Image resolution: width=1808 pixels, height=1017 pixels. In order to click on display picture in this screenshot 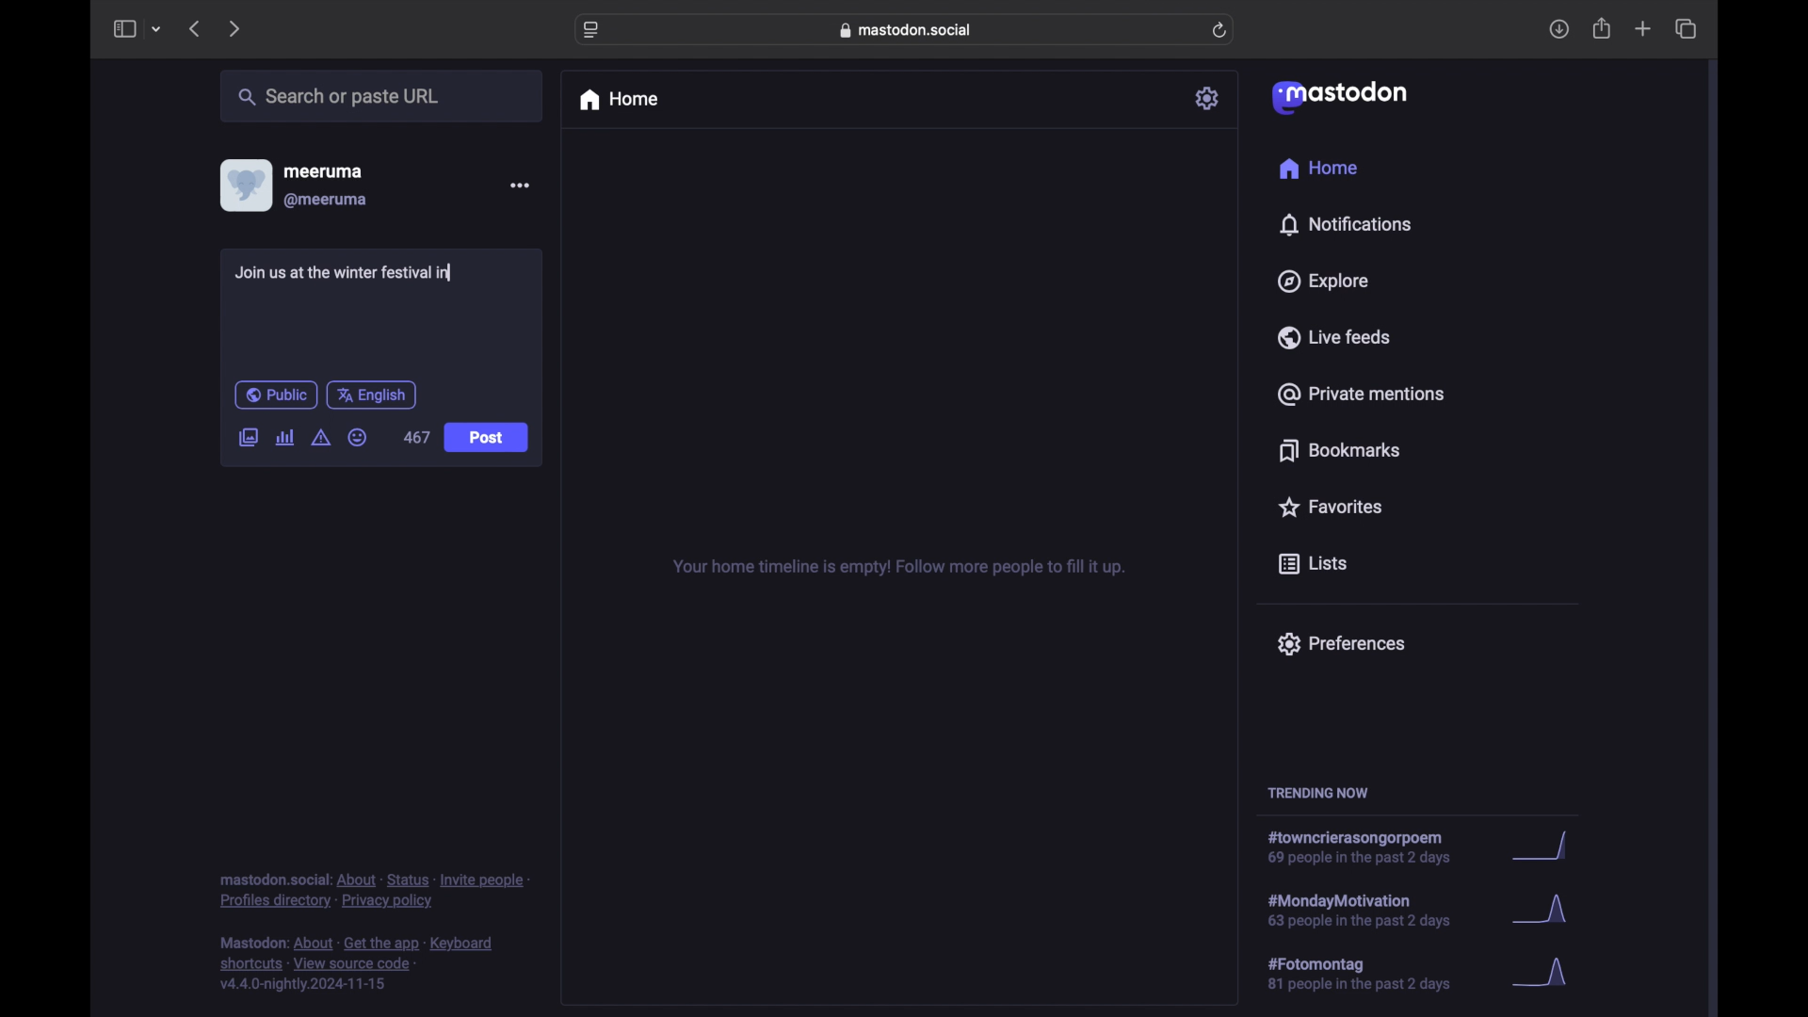, I will do `click(244, 185)`.